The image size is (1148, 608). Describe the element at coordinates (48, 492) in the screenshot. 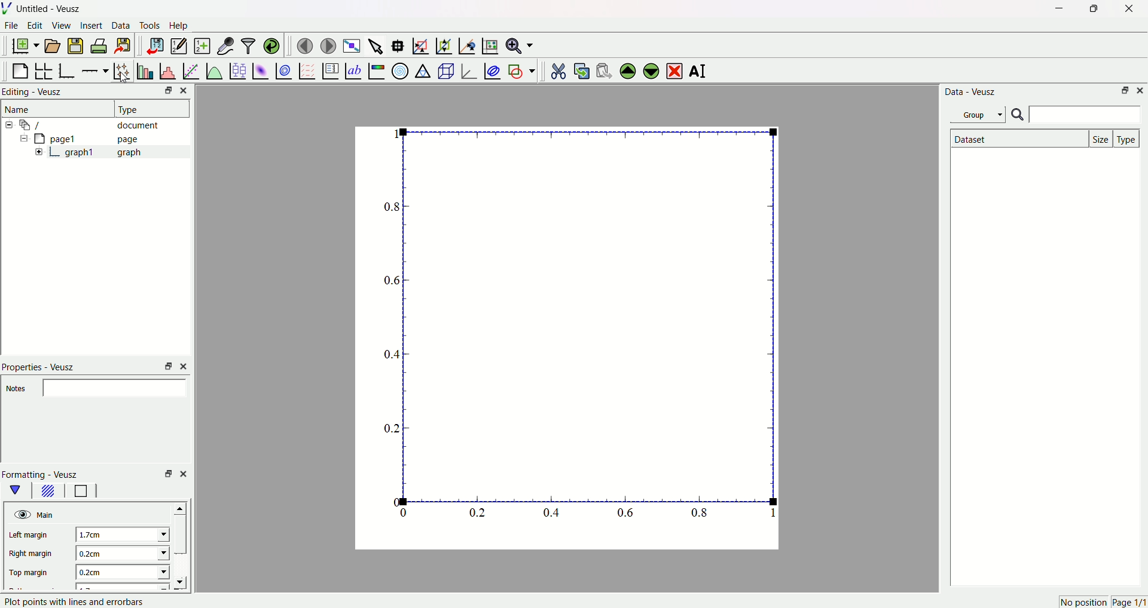

I see `background` at that location.